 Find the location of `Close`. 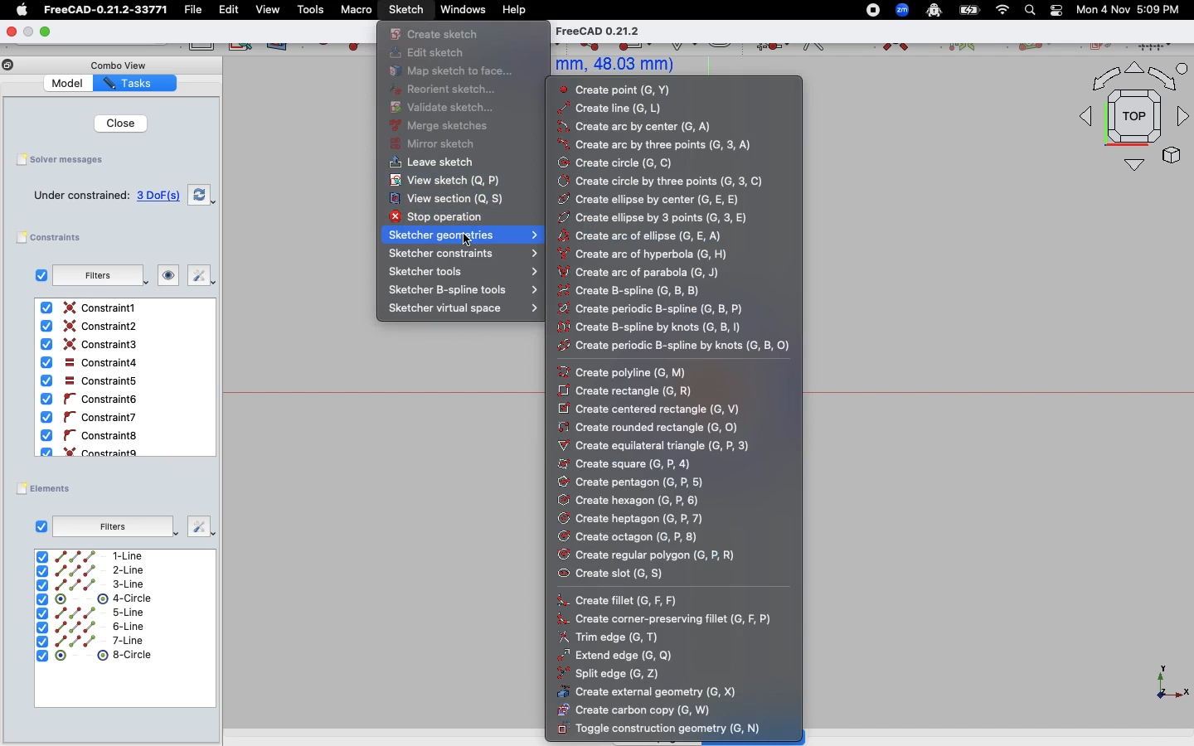

Close is located at coordinates (11, 30).